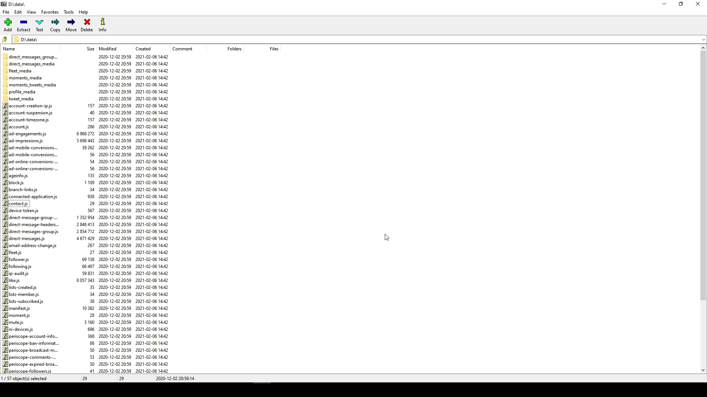 This screenshot has width=707, height=397. What do you see at coordinates (29, 357) in the screenshot?
I see `periscope-comments` at bounding box center [29, 357].